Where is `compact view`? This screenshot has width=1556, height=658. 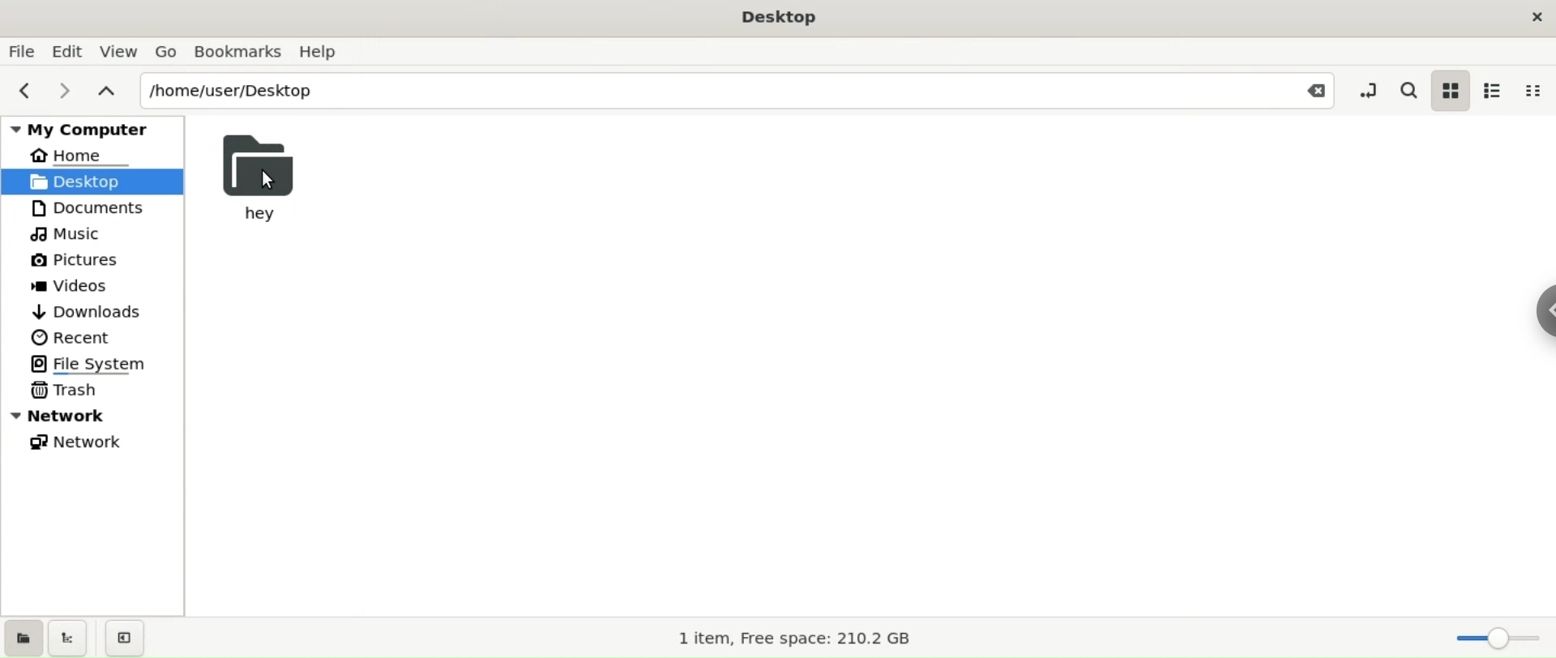
compact view is located at coordinates (1531, 90).